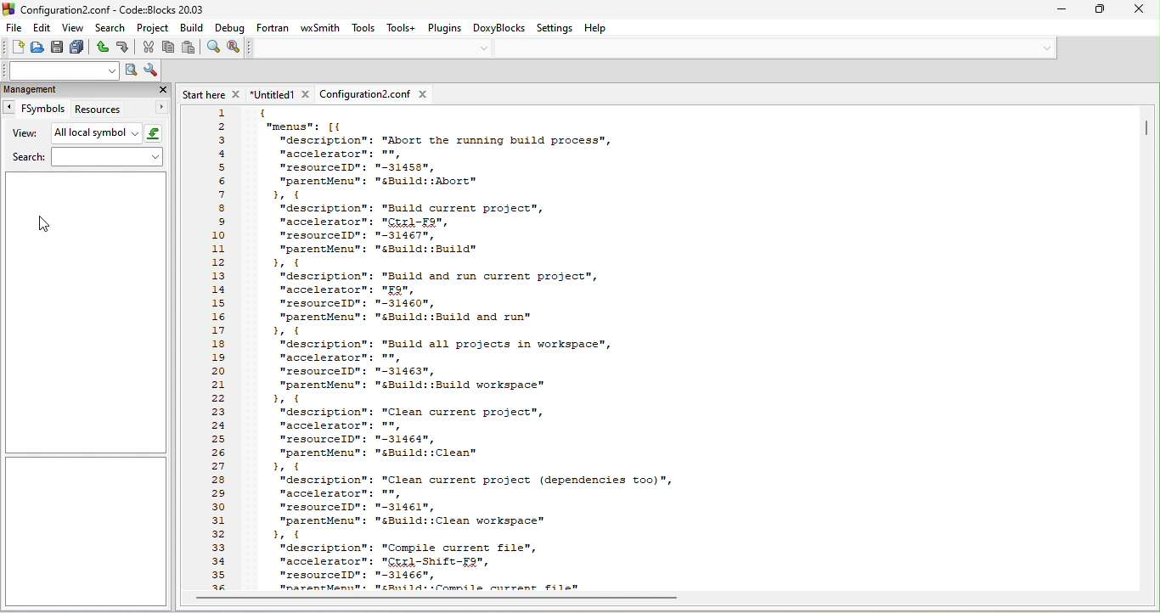 This screenshot has width=1160, height=613. What do you see at coordinates (228, 28) in the screenshot?
I see `debug` at bounding box center [228, 28].